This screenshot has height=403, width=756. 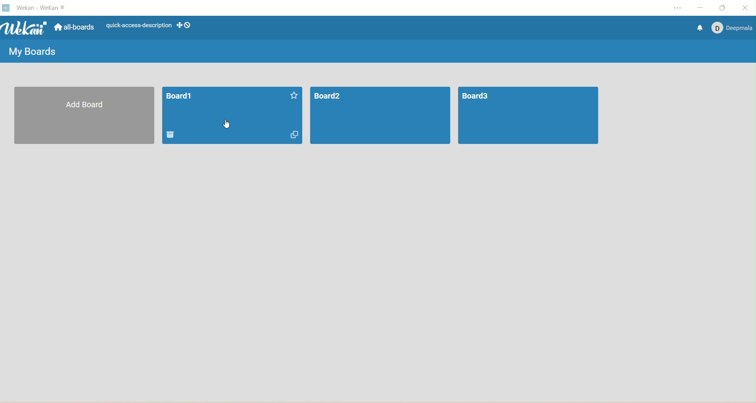 I want to click on text, so click(x=138, y=26).